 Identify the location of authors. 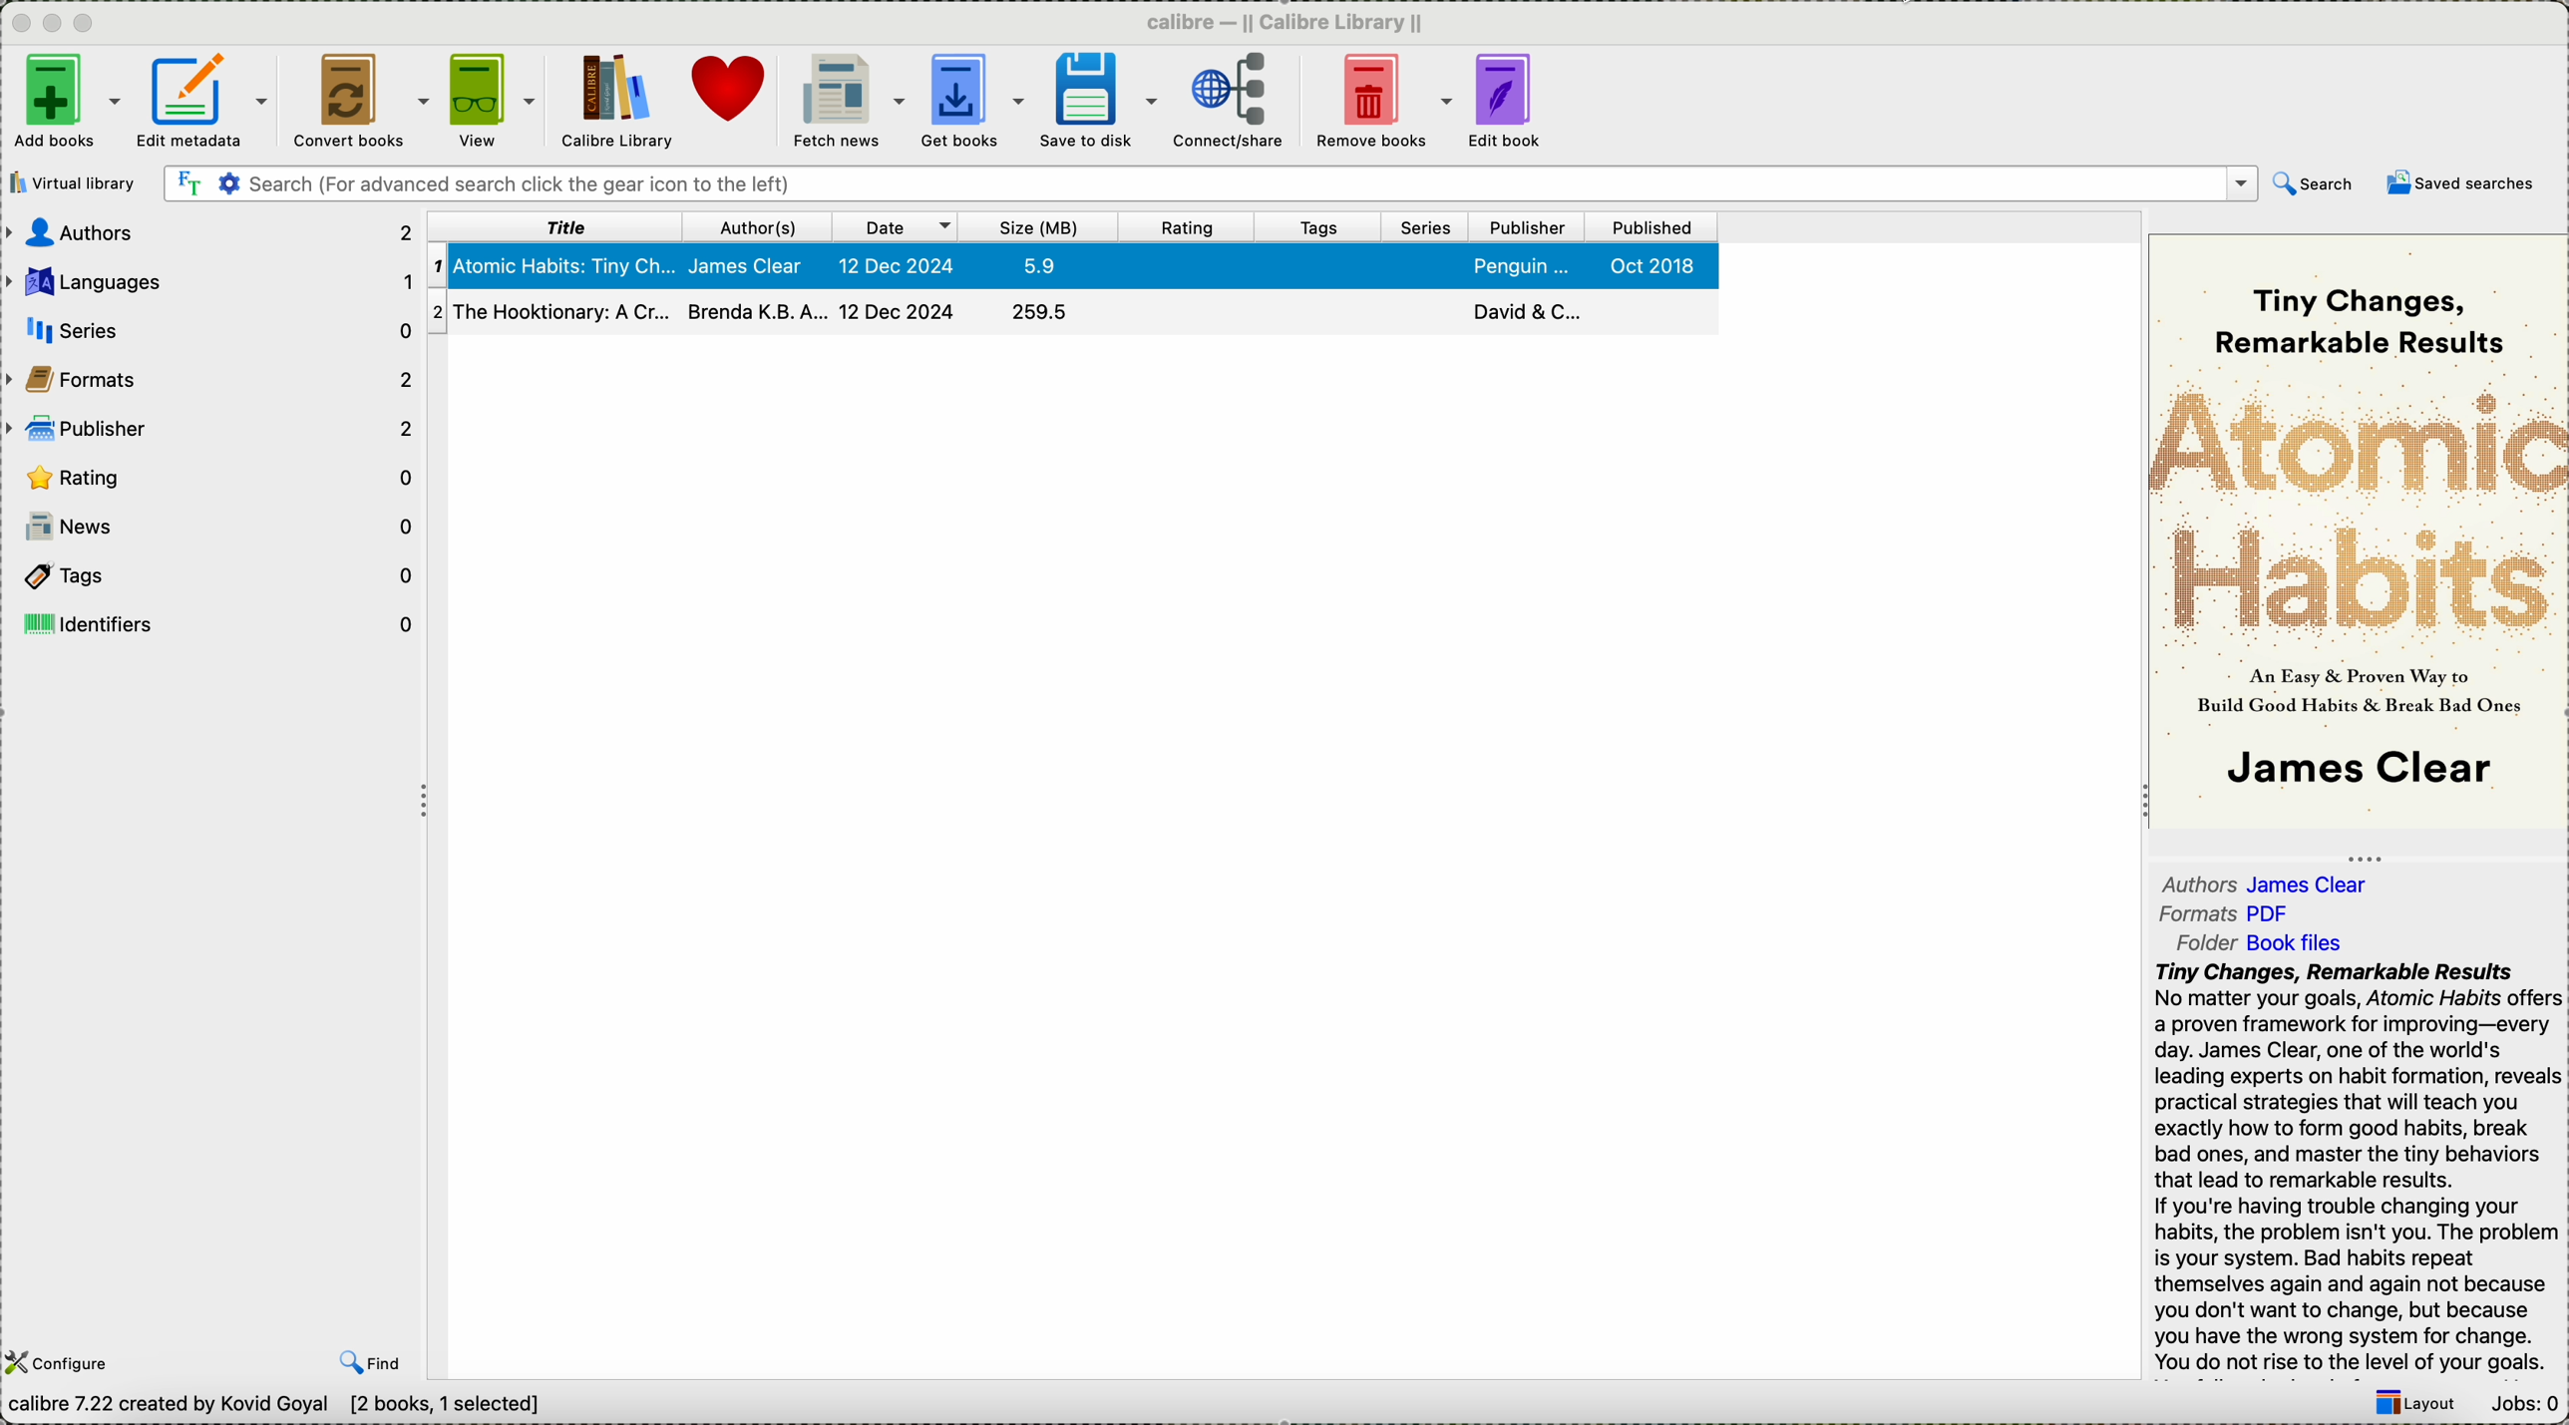
(207, 234).